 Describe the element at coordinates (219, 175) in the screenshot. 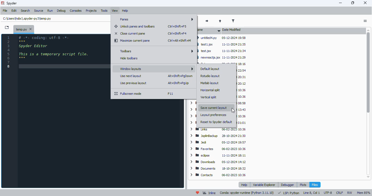

I see `contacts` at that location.